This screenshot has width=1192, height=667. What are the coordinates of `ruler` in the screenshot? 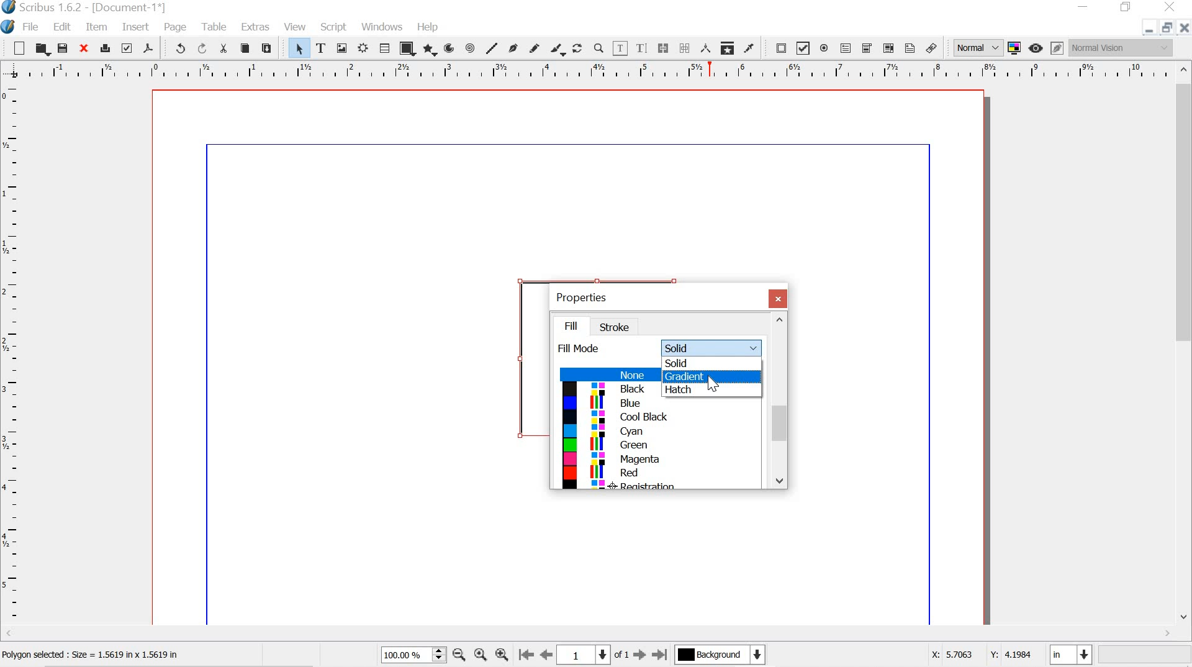 It's located at (586, 70).